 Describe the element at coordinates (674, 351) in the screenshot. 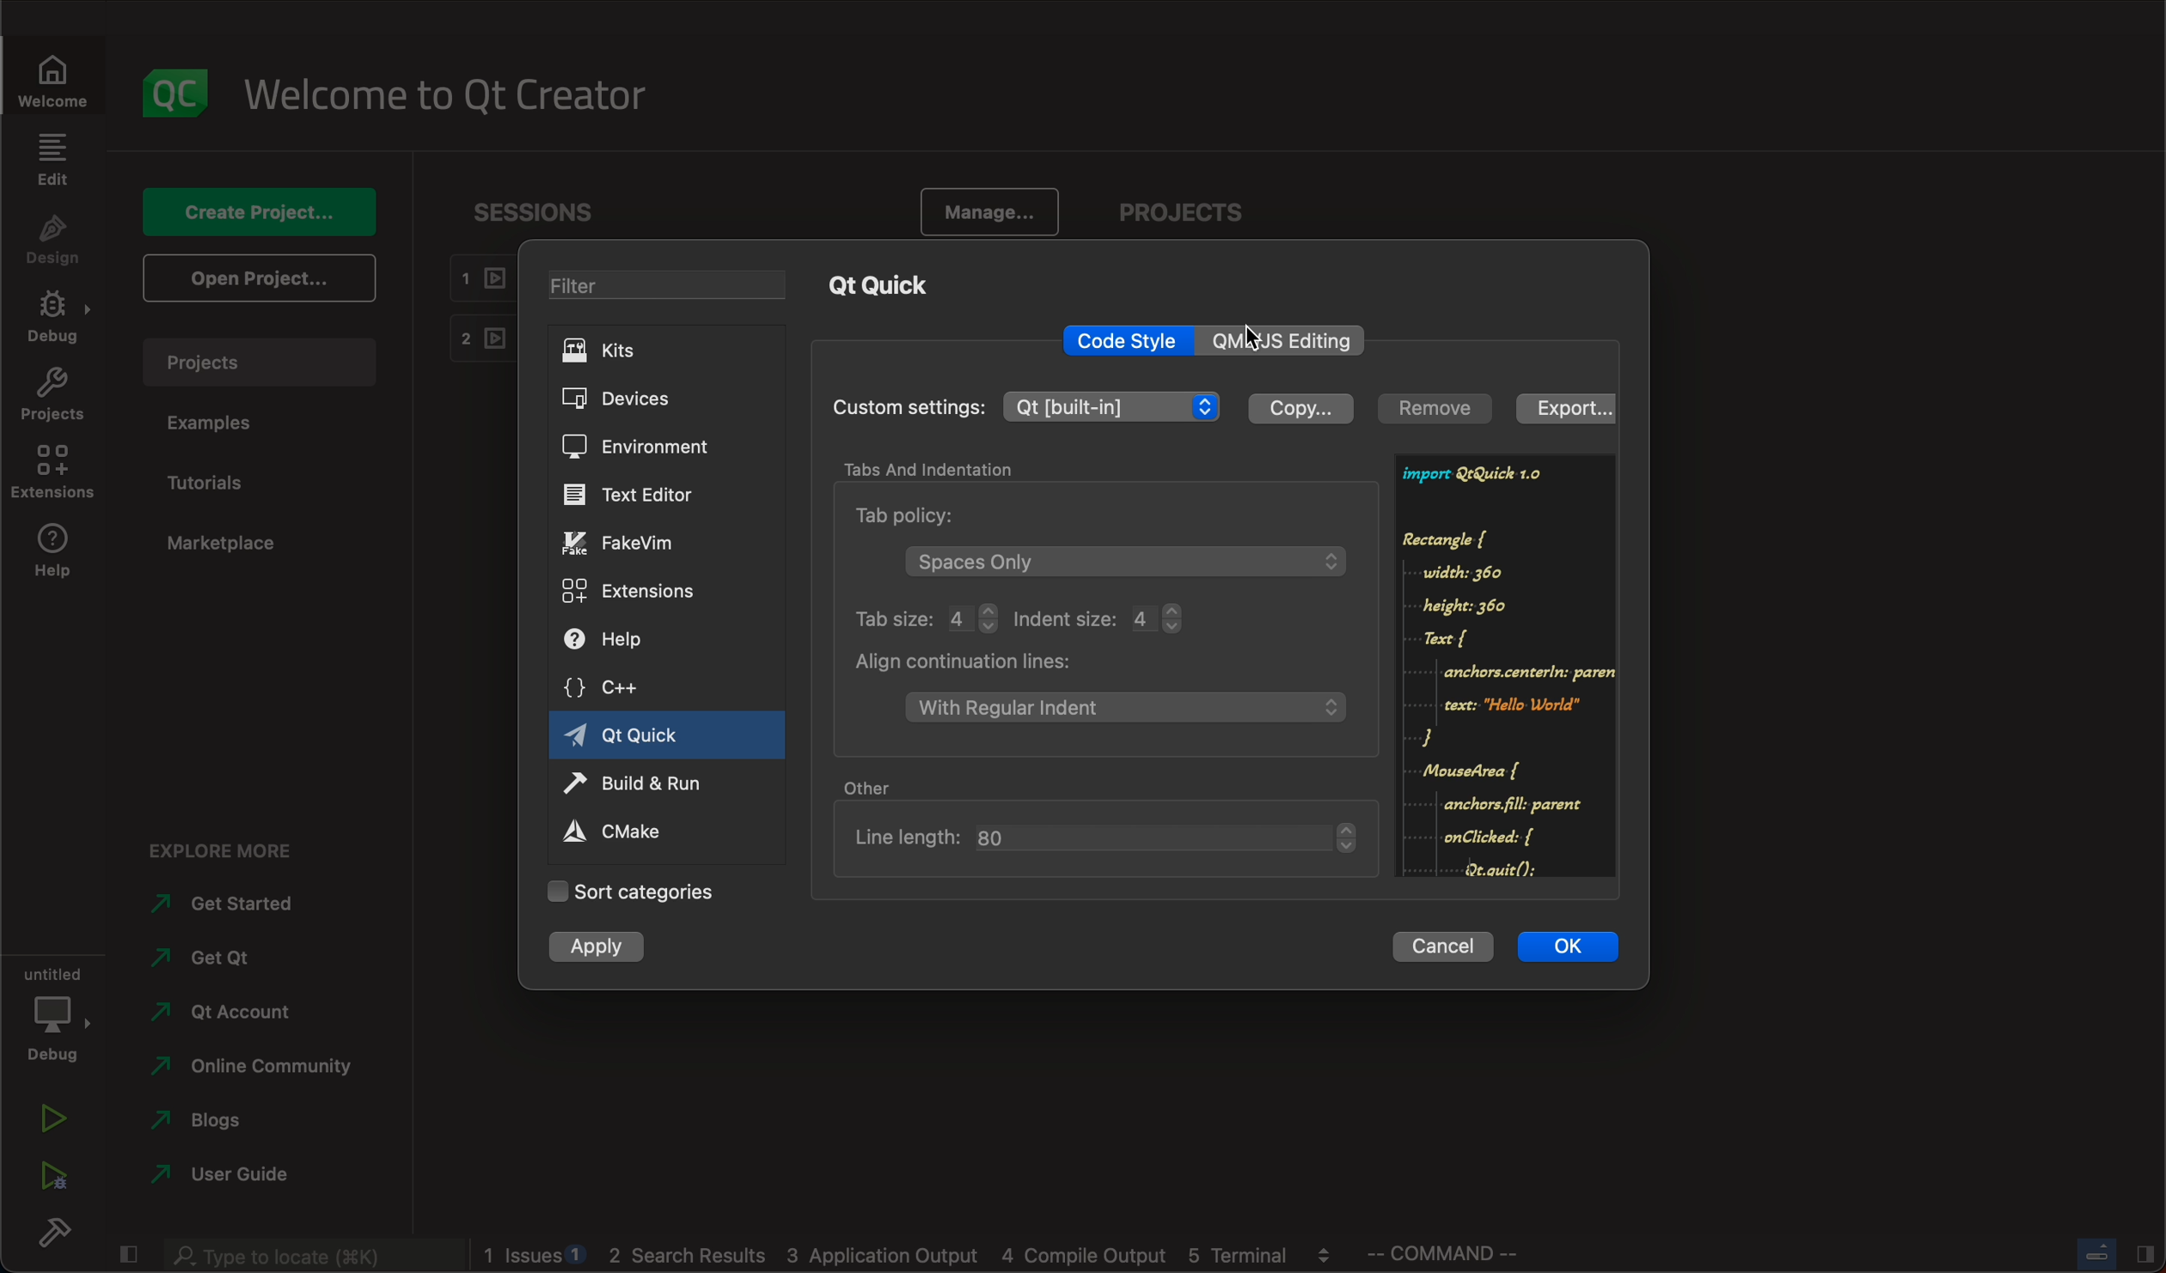

I see `kits` at that location.